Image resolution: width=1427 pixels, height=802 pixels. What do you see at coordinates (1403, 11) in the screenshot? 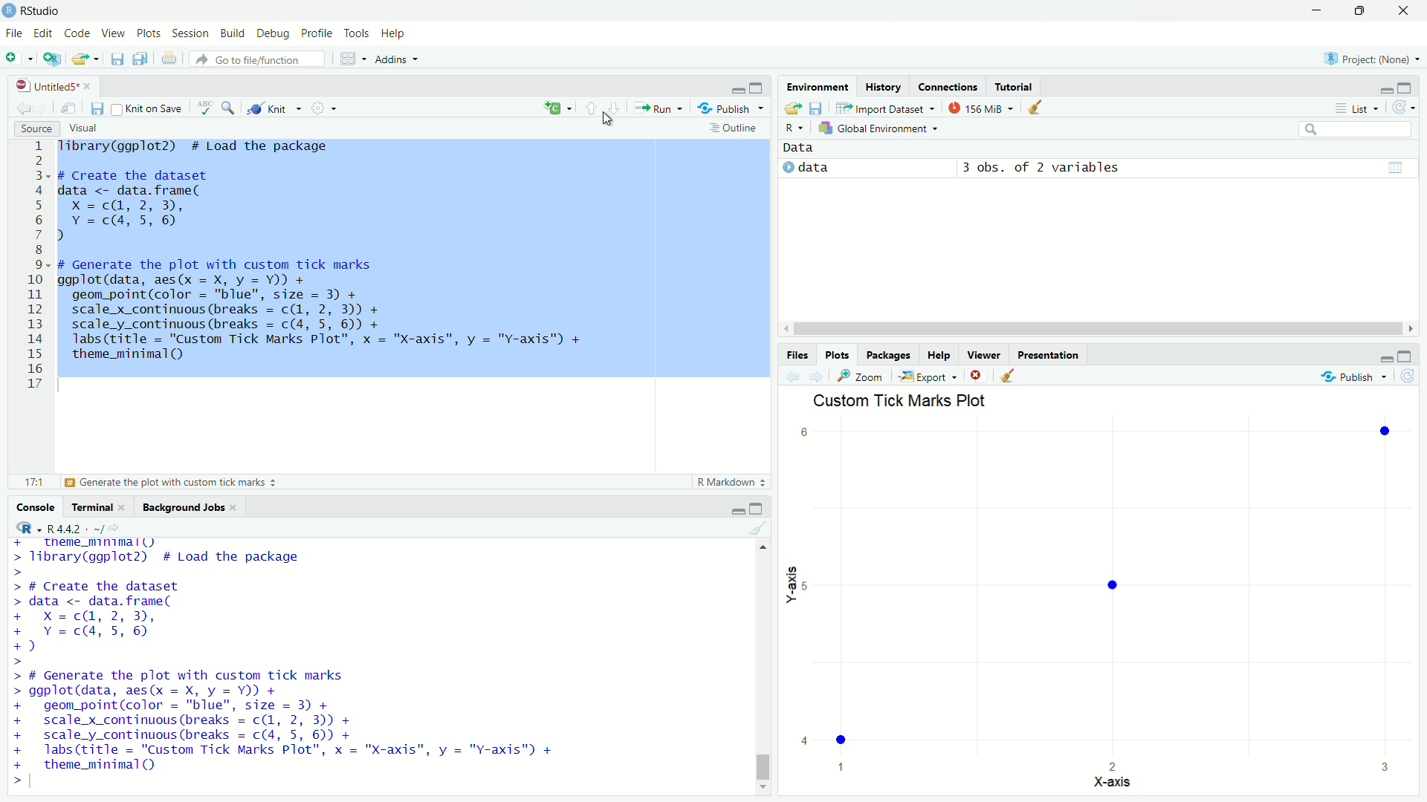
I see `close` at bounding box center [1403, 11].